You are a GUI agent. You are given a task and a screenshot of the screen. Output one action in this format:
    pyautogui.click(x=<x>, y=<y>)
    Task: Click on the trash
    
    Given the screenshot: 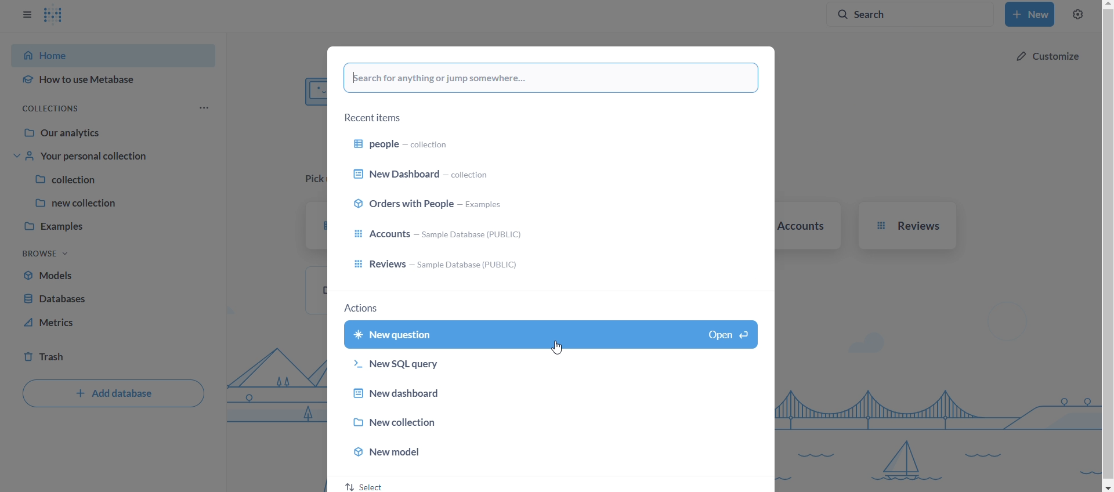 What is the action you would take?
    pyautogui.click(x=116, y=357)
    